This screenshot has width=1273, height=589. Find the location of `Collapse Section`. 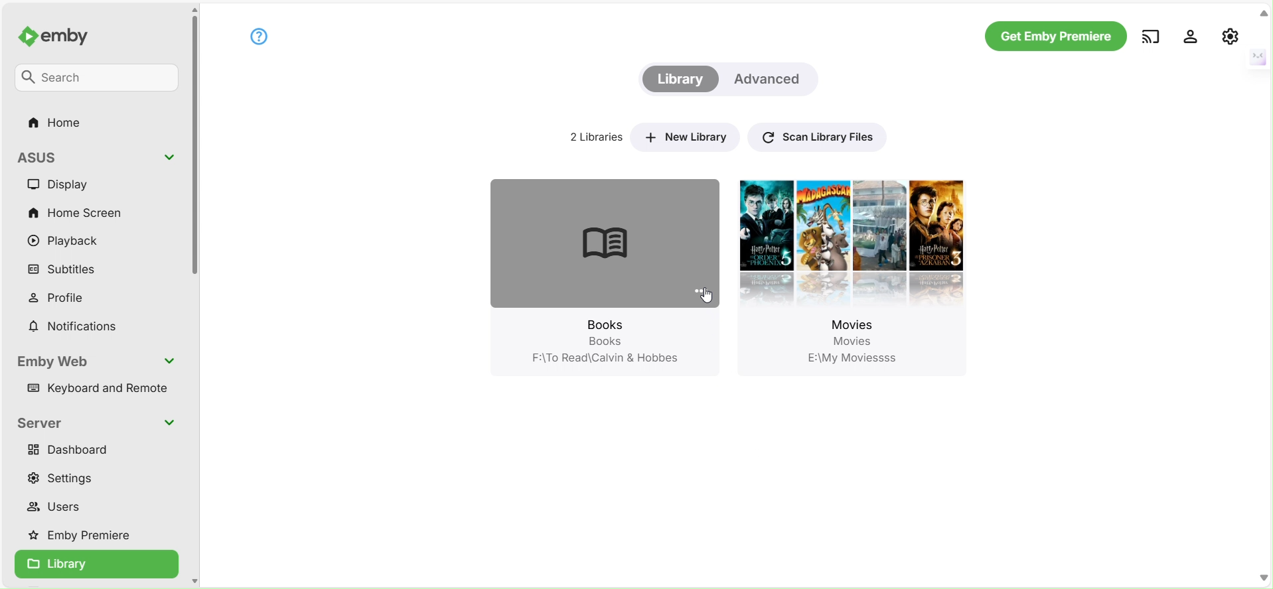

Collapse Section is located at coordinates (169, 158).